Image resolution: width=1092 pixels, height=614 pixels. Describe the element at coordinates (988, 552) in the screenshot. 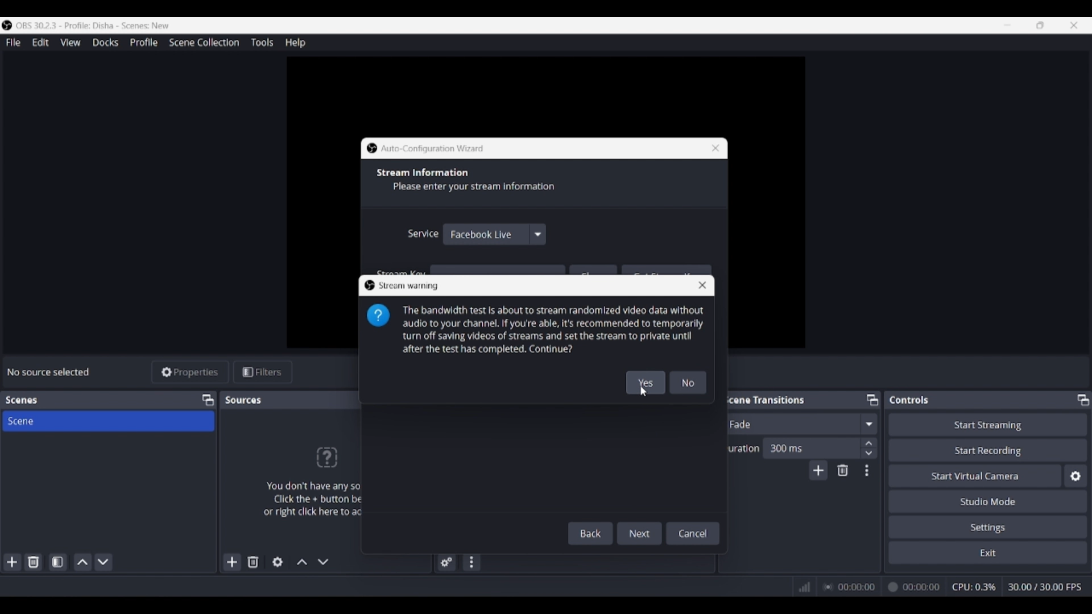

I see `Exit` at that location.